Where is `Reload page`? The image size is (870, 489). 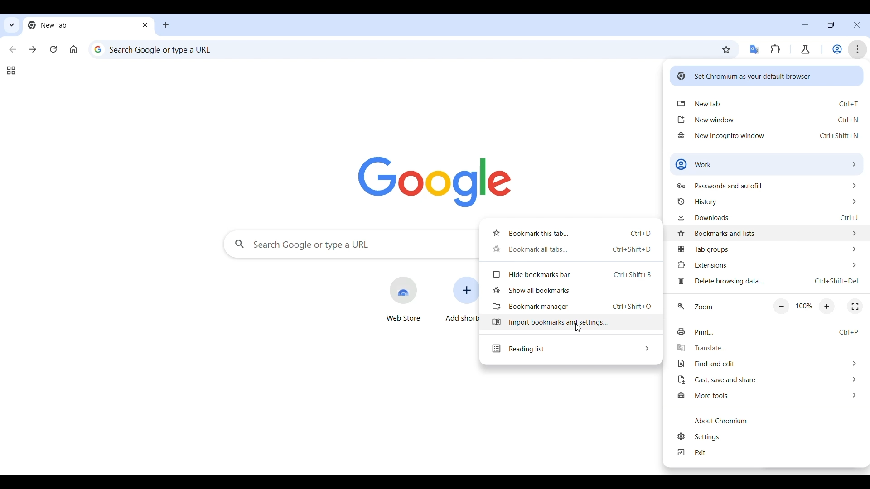
Reload page is located at coordinates (53, 49).